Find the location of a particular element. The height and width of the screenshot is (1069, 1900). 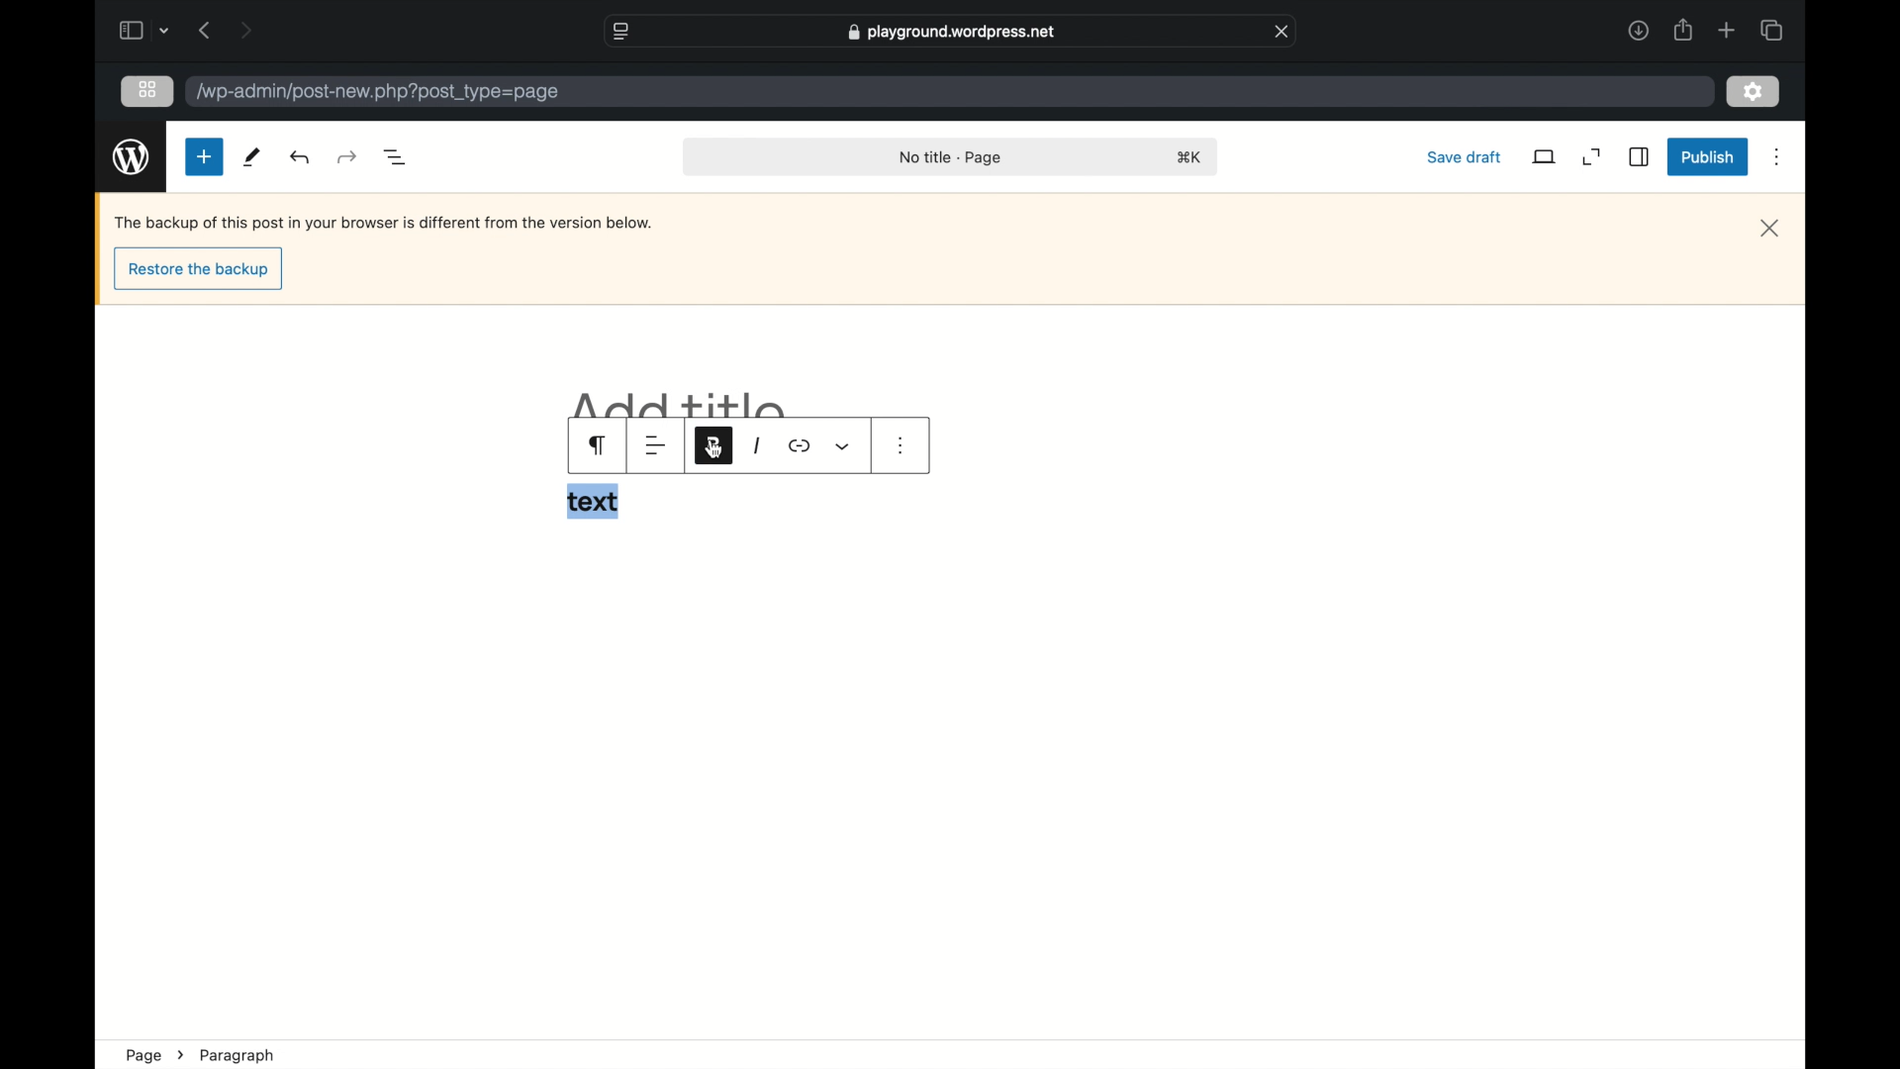

paragraph is located at coordinates (238, 1056).